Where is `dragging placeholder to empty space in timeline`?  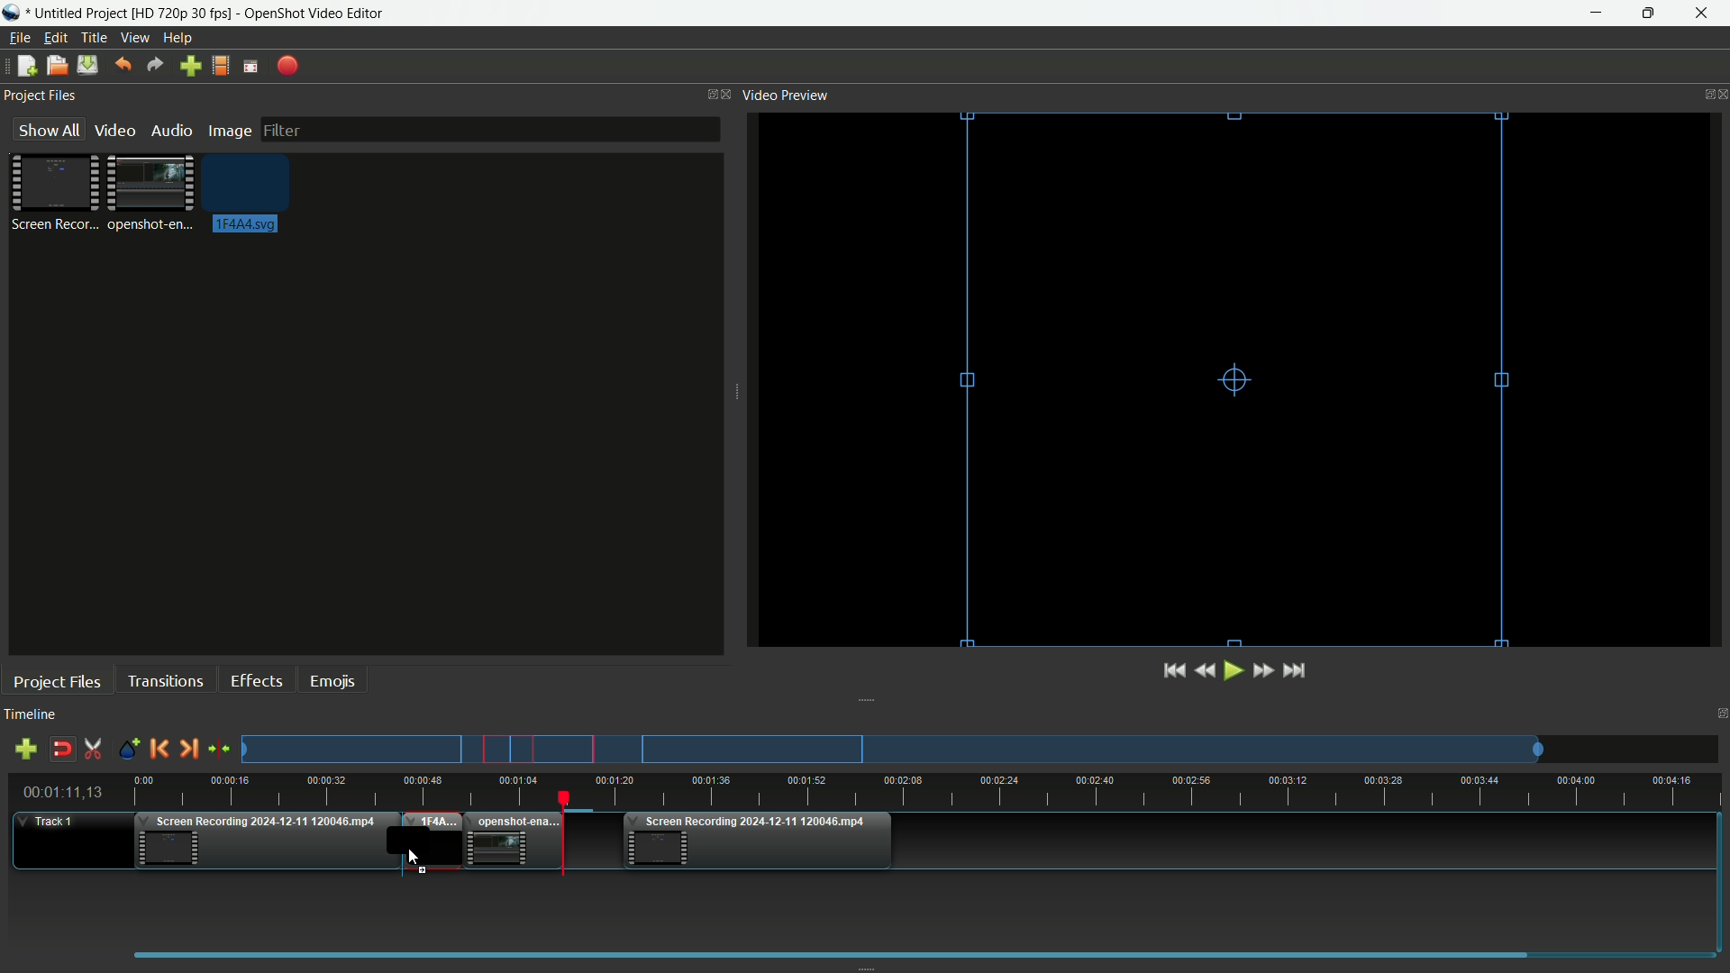
dragging placeholder to empty space in timeline is located at coordinates (429, 841).